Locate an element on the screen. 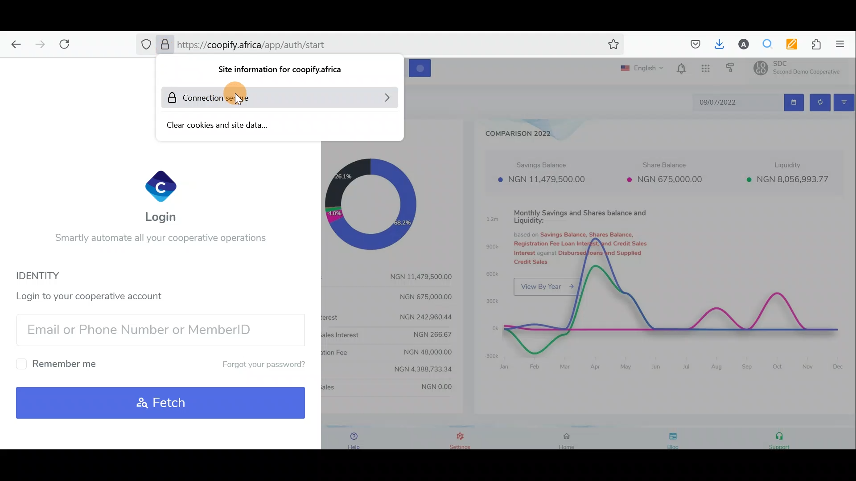 The width and height of the screenshot is (856, 481). Login is located at coordinates (162, 196).